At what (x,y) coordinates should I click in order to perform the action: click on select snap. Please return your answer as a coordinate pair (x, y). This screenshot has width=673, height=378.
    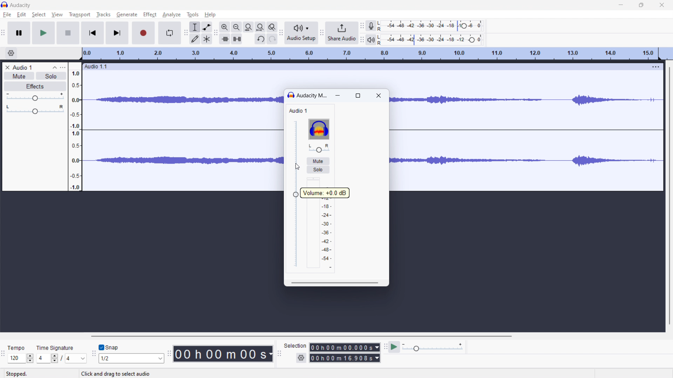
    Looking at the image, I should click on (131, 358).